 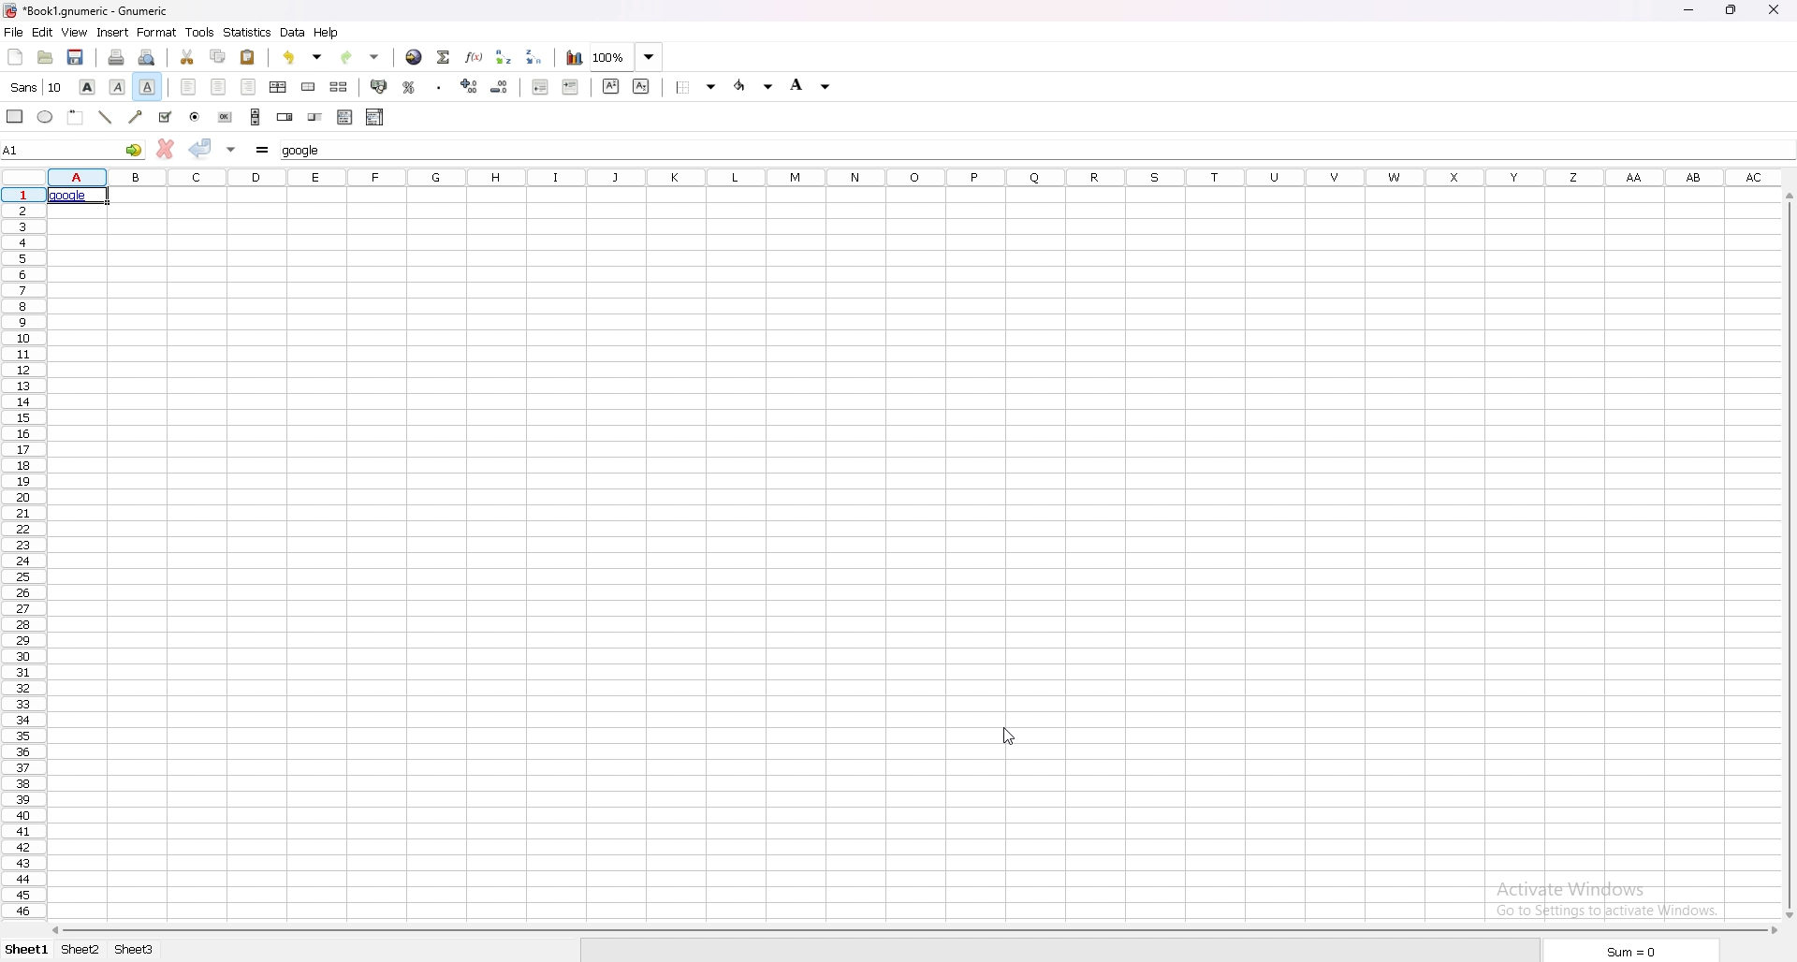 What do you see at coordinates (570, 86) in the screenshot?
I see `increase indent` at bounding box center [570, 86].